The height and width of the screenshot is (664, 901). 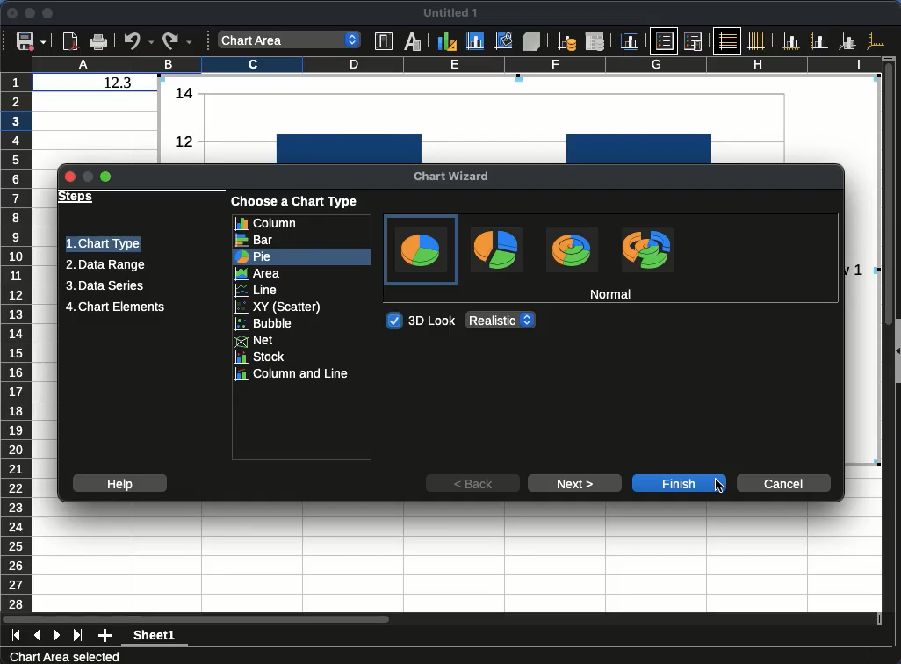 What do you see at coordinates (49, 14) in the screenshot?
I see `maximize` at bounding box center [49, 14].